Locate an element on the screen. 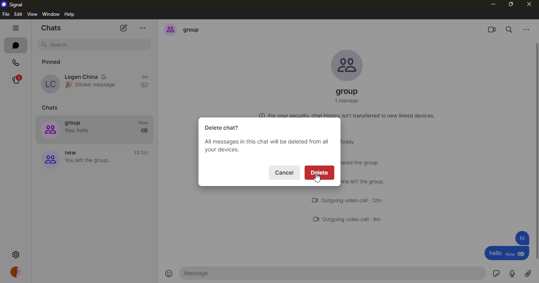 Image resolution: width=539 pixels, height=283 pixels. time is located at coordinates (144, 77).